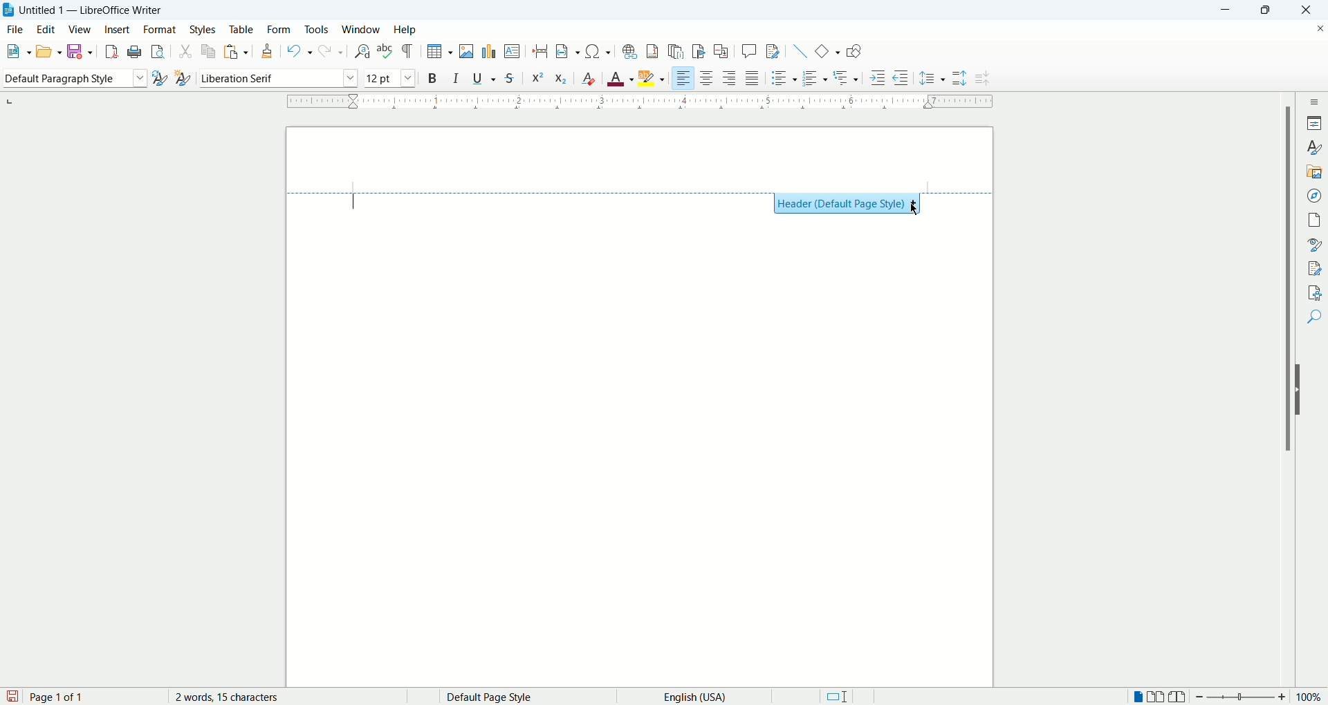 The width and height of the screenshot is (1328, 705). What do you see at coordinates (511, 78) in the screenshot?
I see `strikethrough` at bounding box center [511, 78].